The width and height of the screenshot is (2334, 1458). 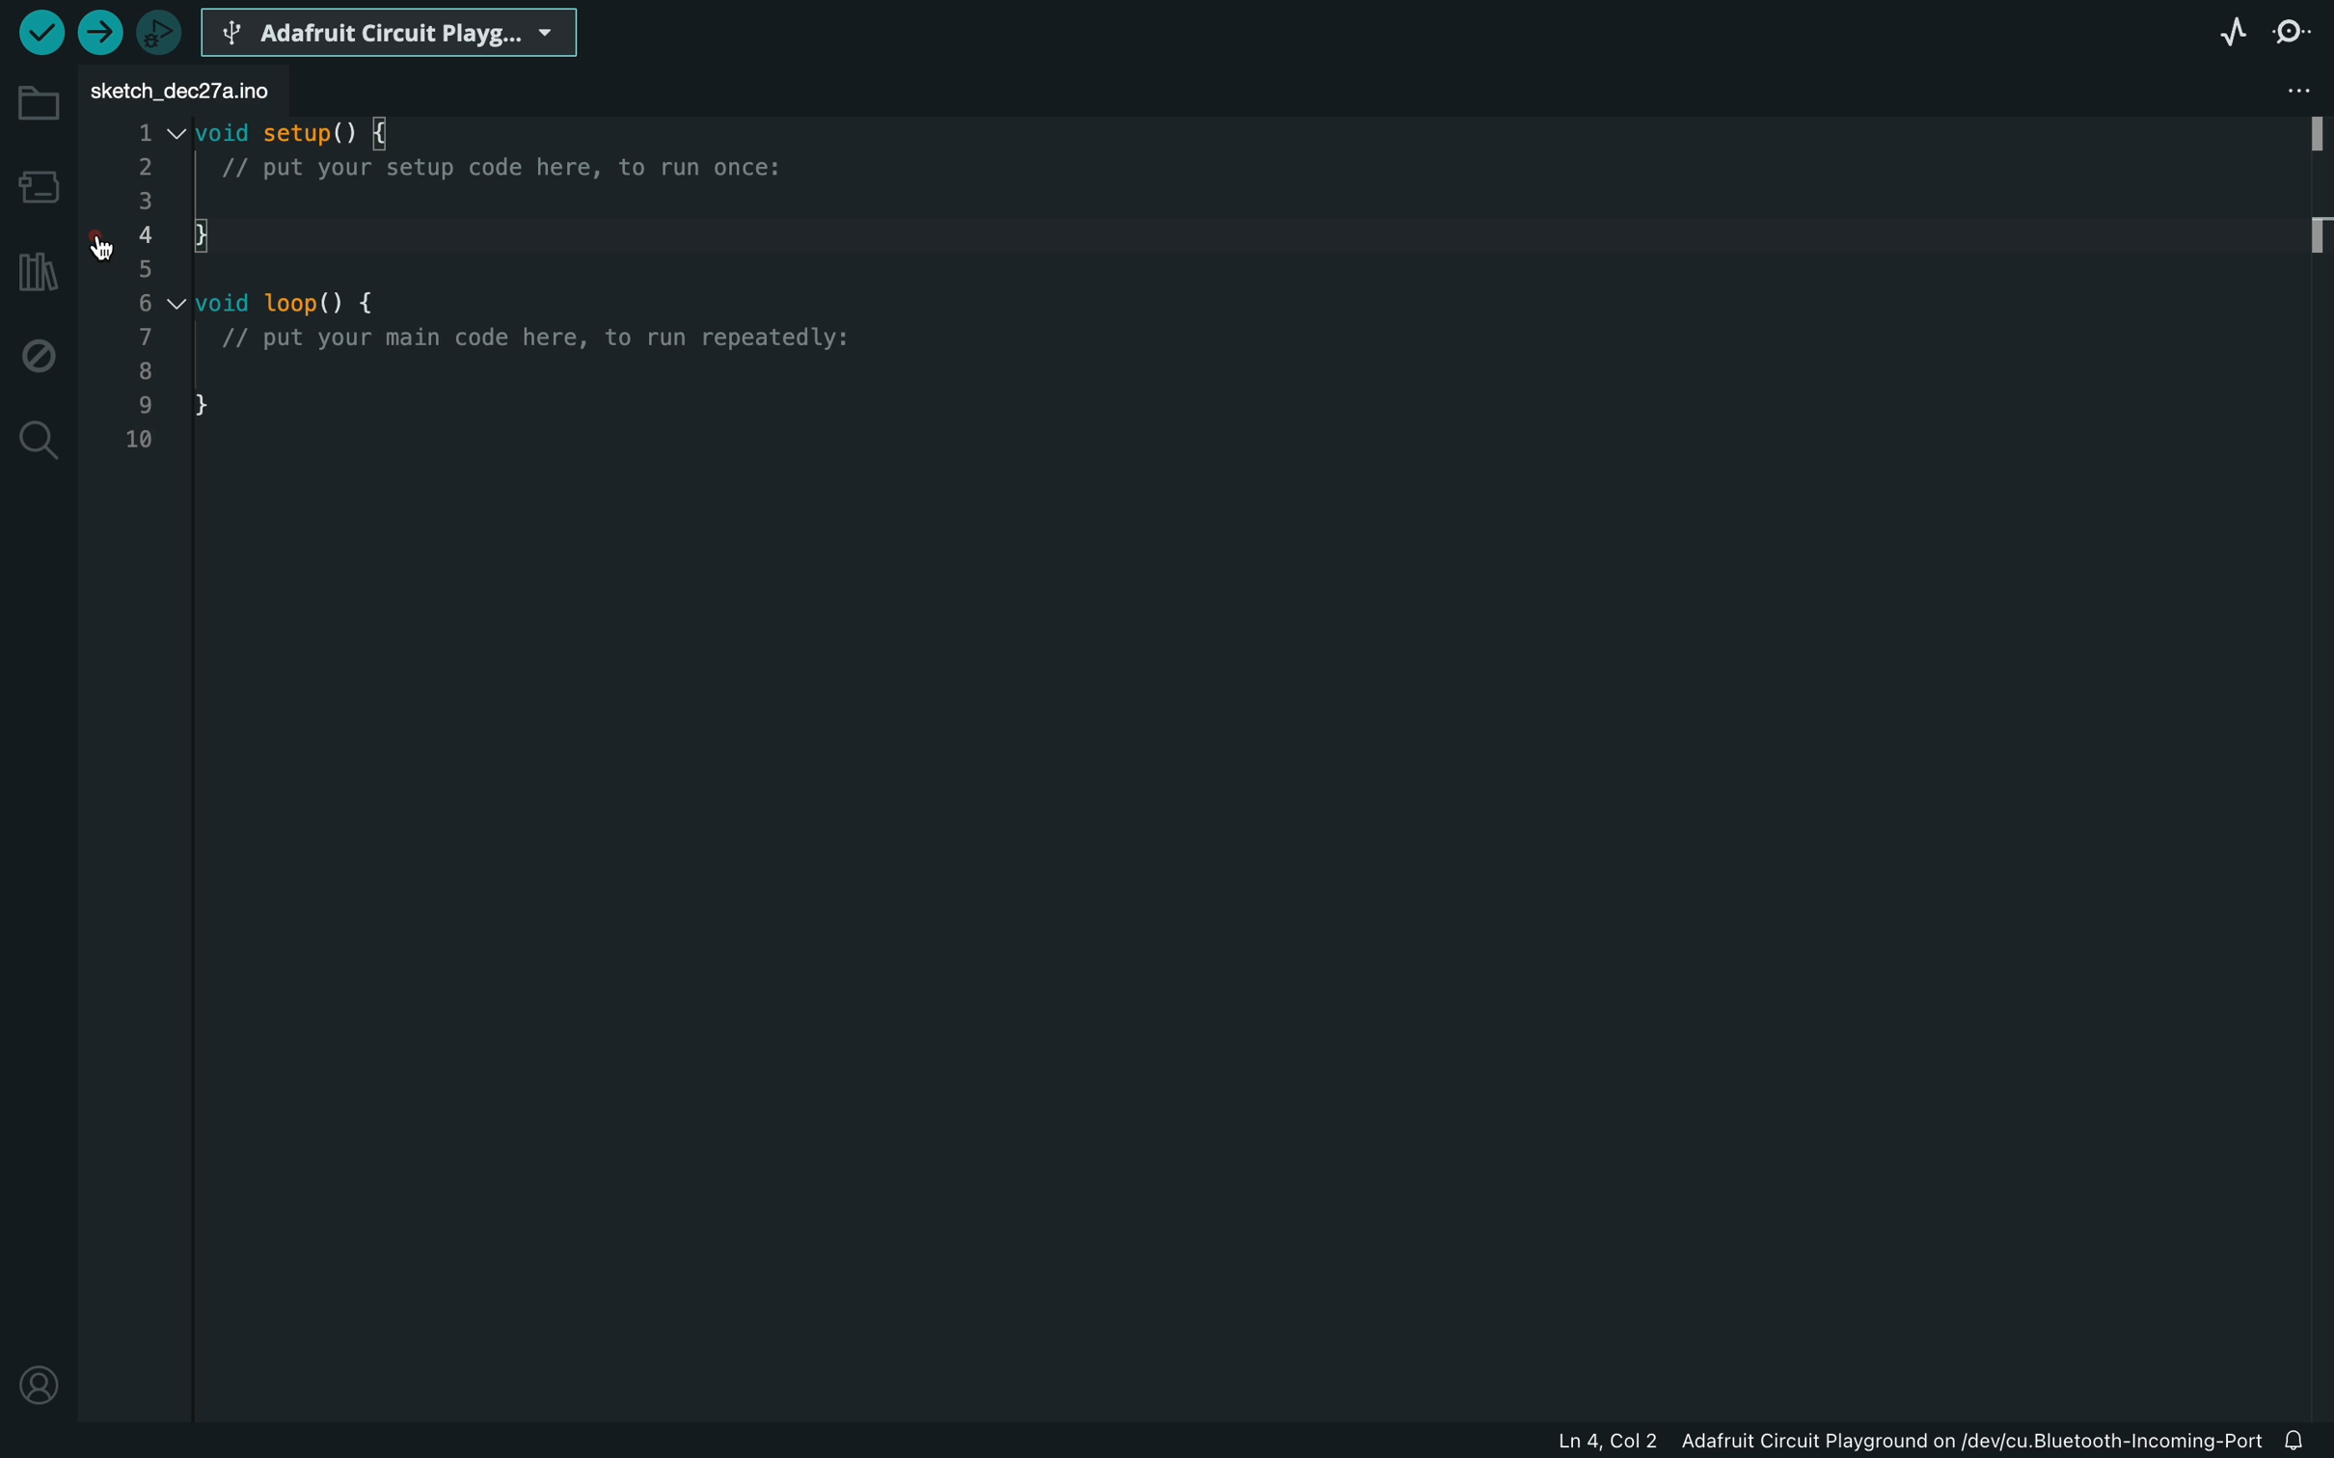 What do you see at coordinates (1912, 1445) in the screenshot?
I see `file information` at bounding box center [1912, 1445].